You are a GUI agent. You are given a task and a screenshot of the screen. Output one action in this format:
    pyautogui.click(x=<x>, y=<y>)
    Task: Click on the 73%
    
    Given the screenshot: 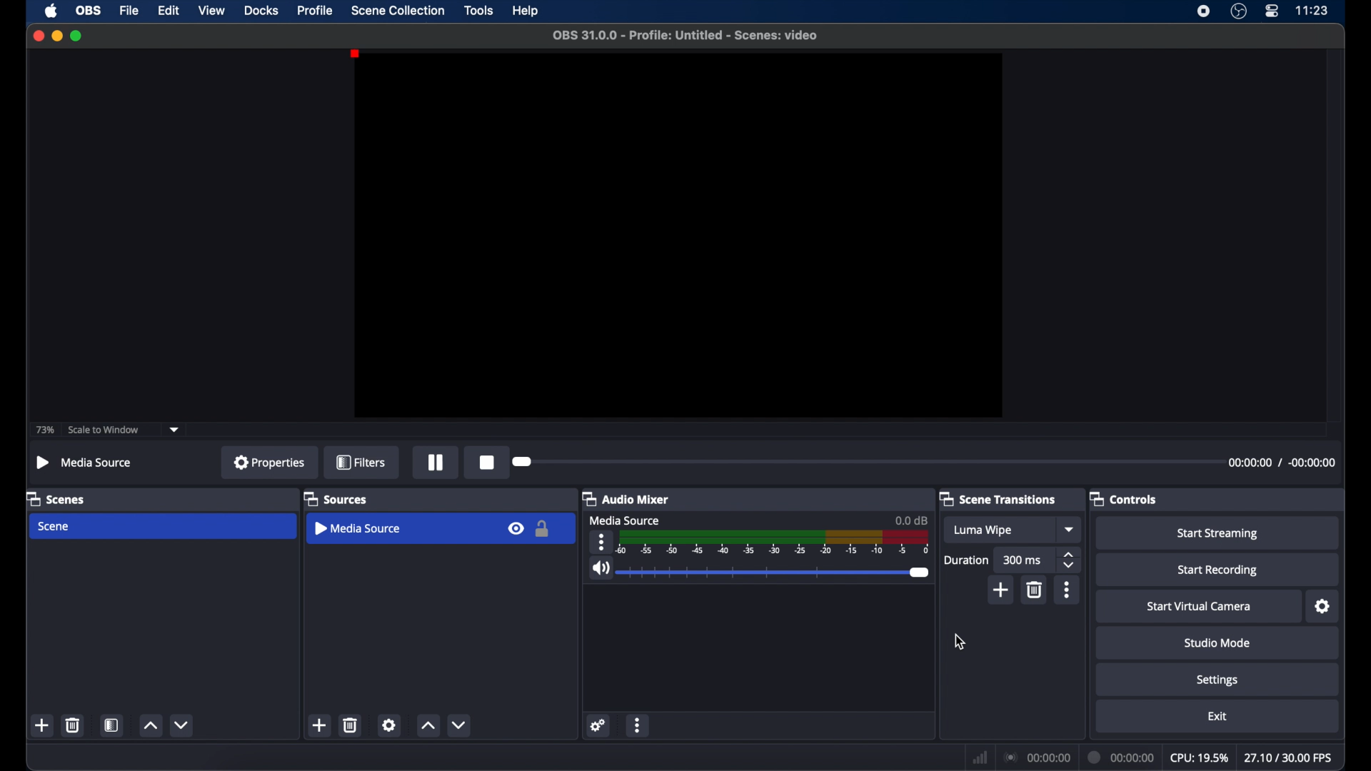 What is the action you would take?
    pyautogui.click(x=44, y=430)
    